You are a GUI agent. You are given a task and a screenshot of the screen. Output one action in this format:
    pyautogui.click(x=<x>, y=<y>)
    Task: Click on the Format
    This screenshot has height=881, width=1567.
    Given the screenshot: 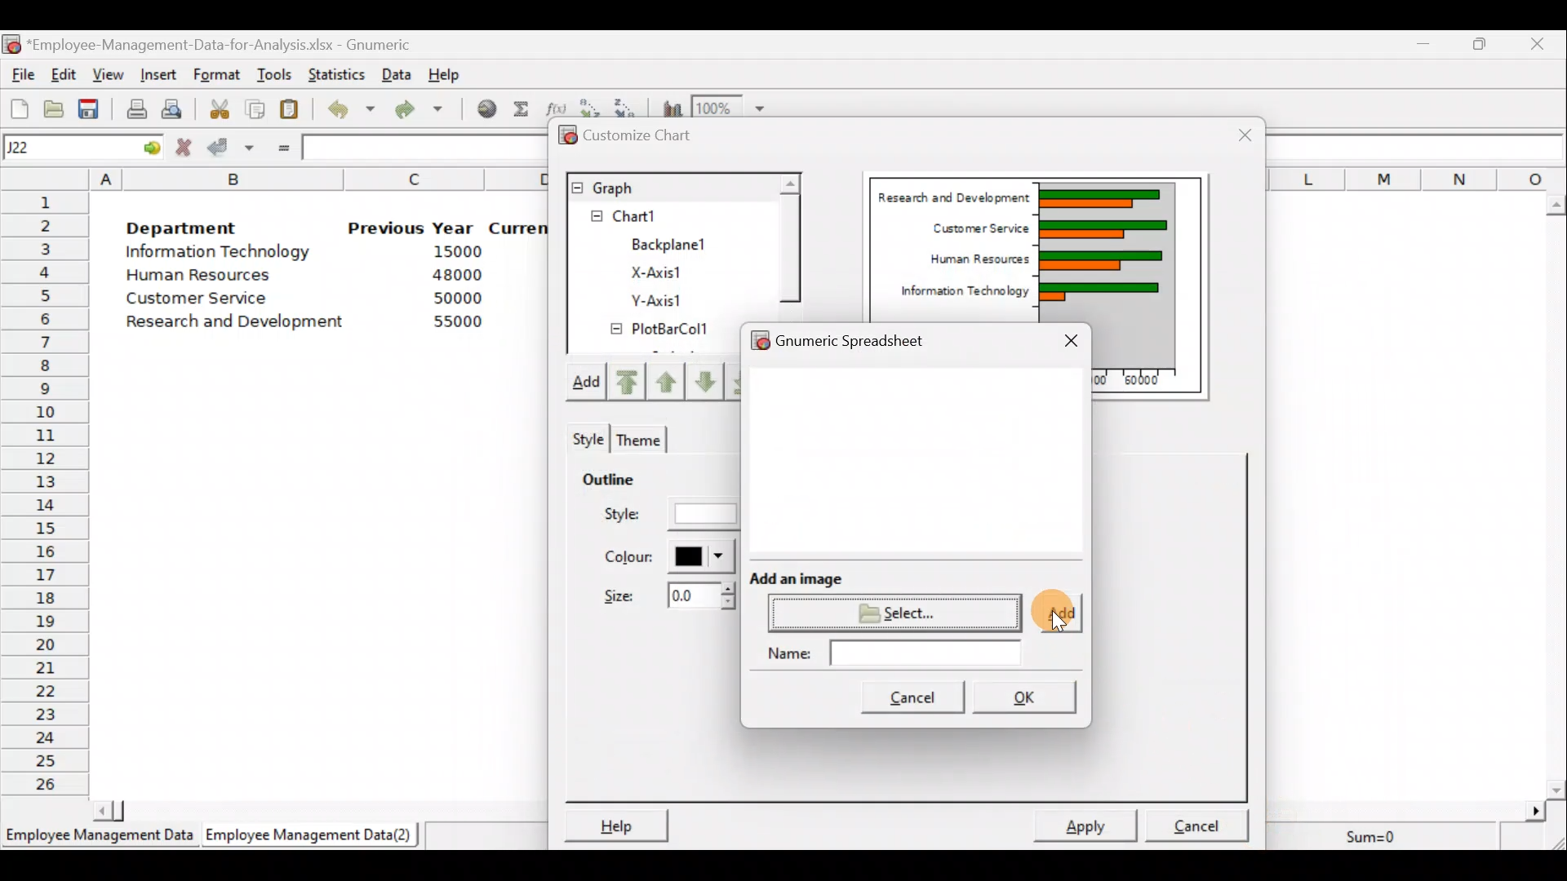 What is the action you would take?
    pyautogui.click(x=219, y=73)
    